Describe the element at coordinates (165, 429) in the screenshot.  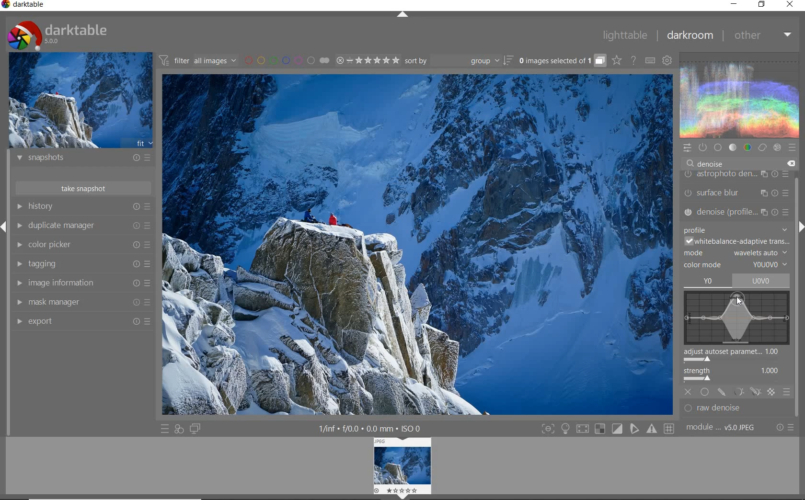
I see `quick access to presets` at that location.